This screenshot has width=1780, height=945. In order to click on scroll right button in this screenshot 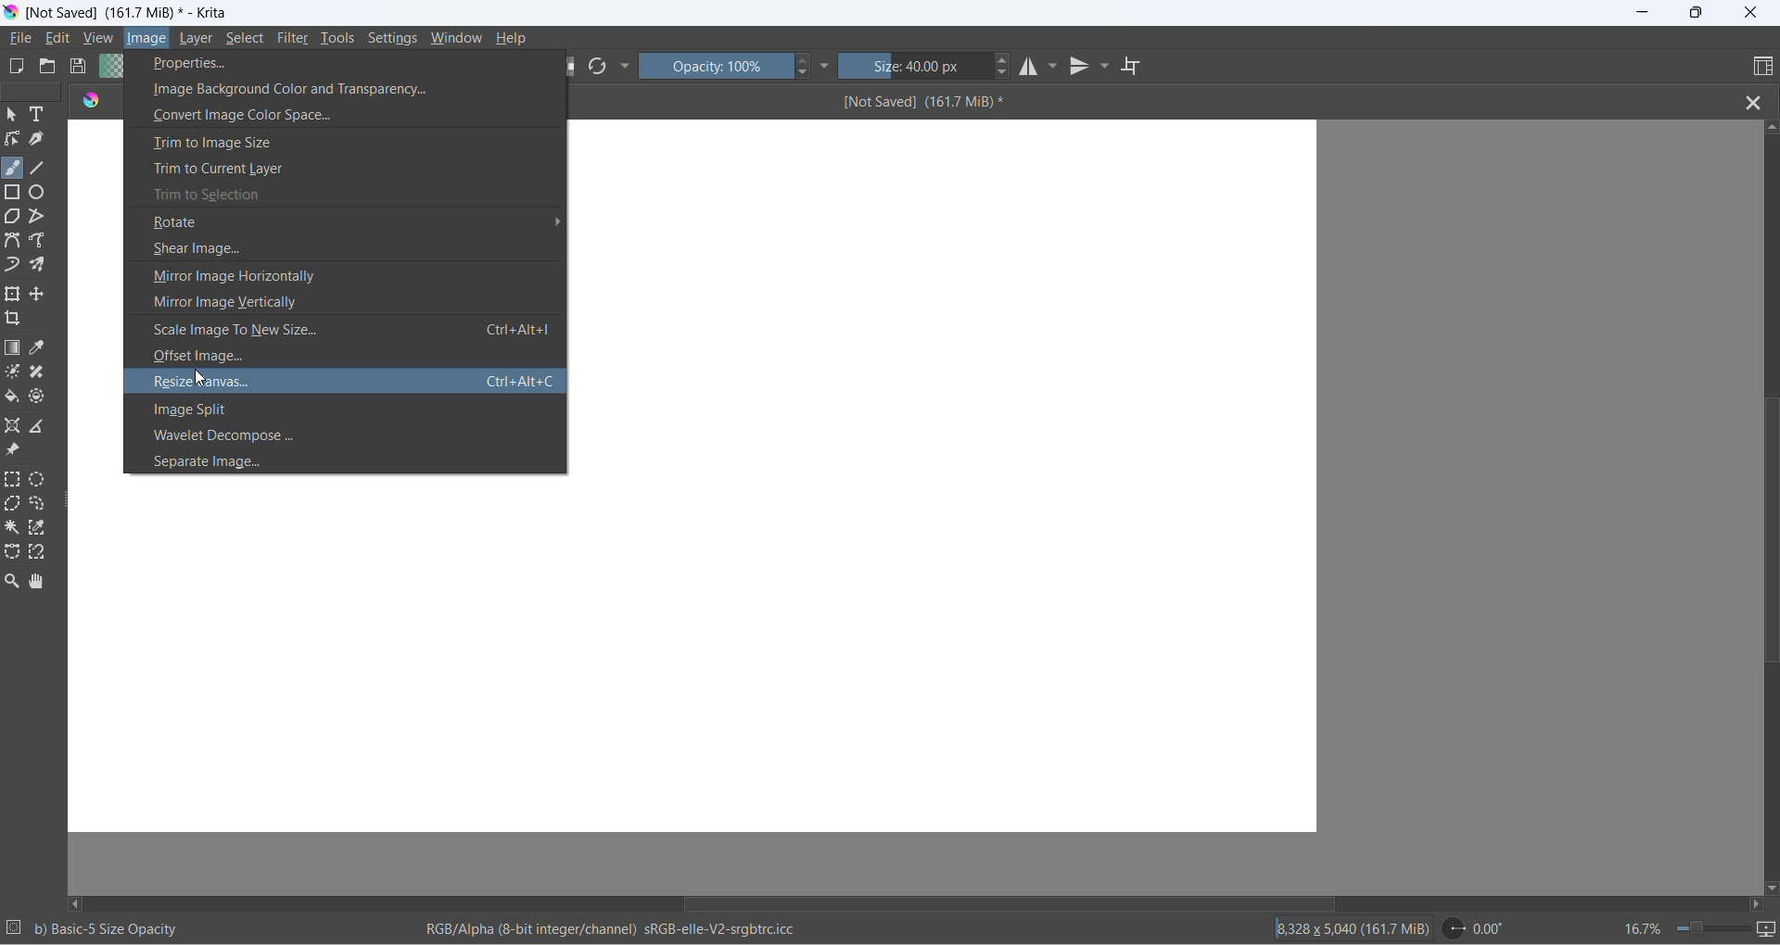, I will do `click(1754, 904)`.